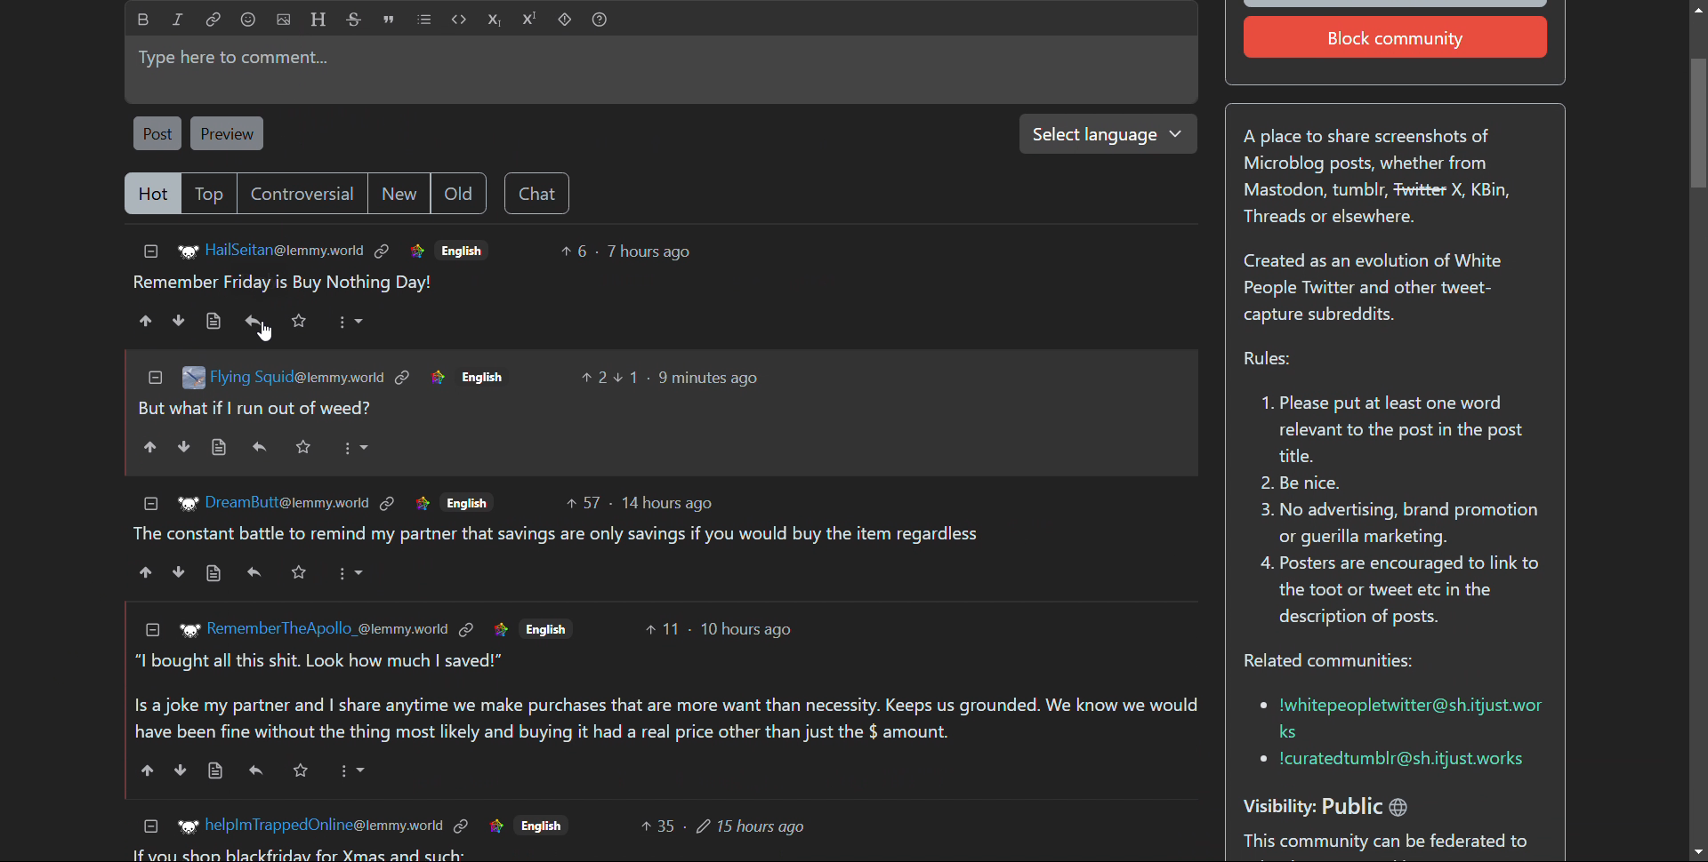  What do you see at coordinates (355, 19) in the screenshot?
I see `strikethrough` at bounding box center [355, 19].